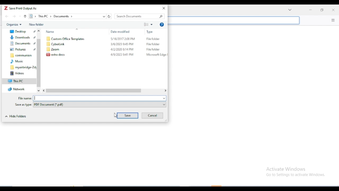 The width and height of the screenshot is (339, 191). I want to click on pinned pictures, so click(22, 49).